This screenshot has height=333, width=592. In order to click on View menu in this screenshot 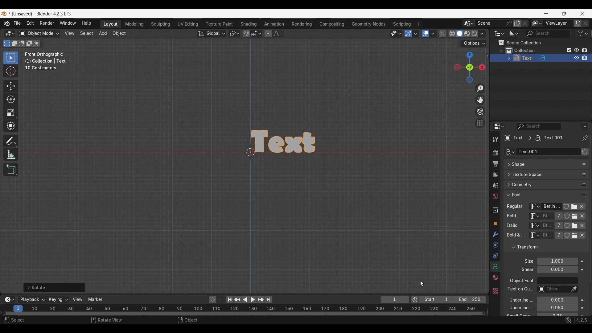, I will do `click(69, 33)`.